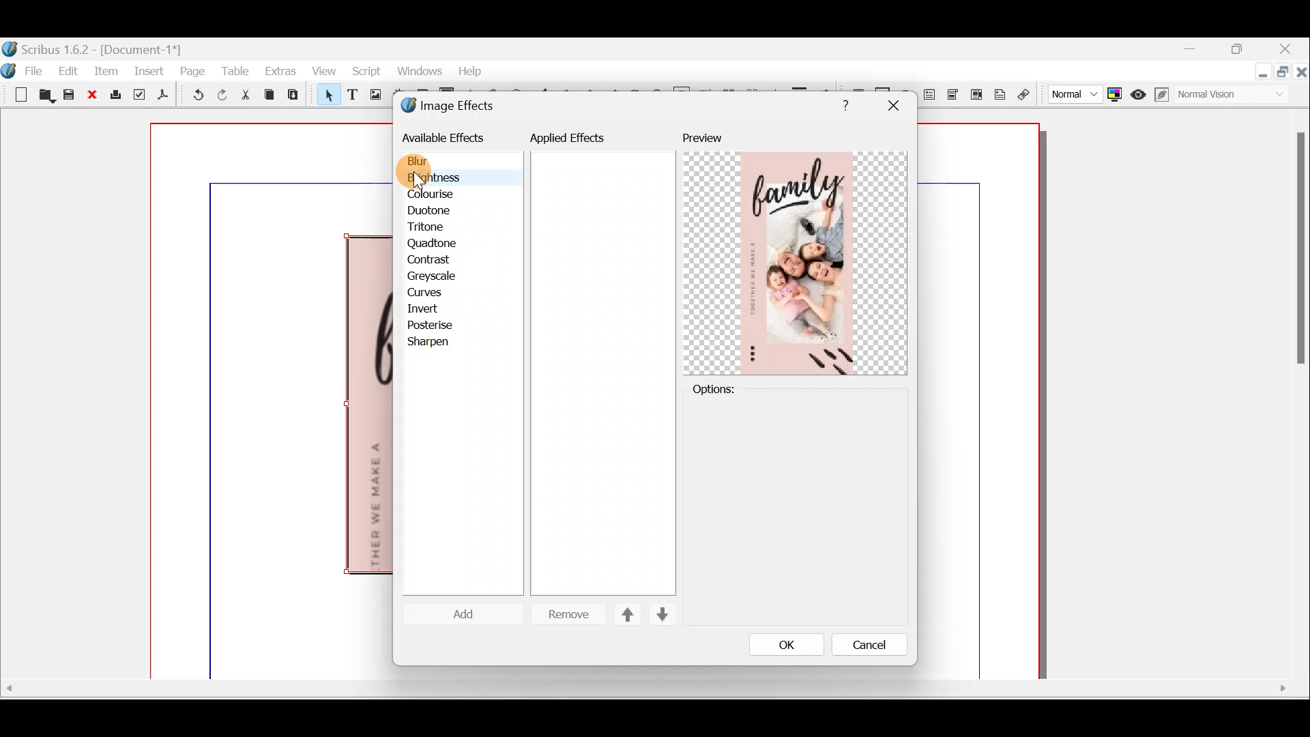 The height and width of the screenshot is (737, 1310). Describe the element at coordinates (1139, 91) in the screenshot. I see `Preview mode` at that location.